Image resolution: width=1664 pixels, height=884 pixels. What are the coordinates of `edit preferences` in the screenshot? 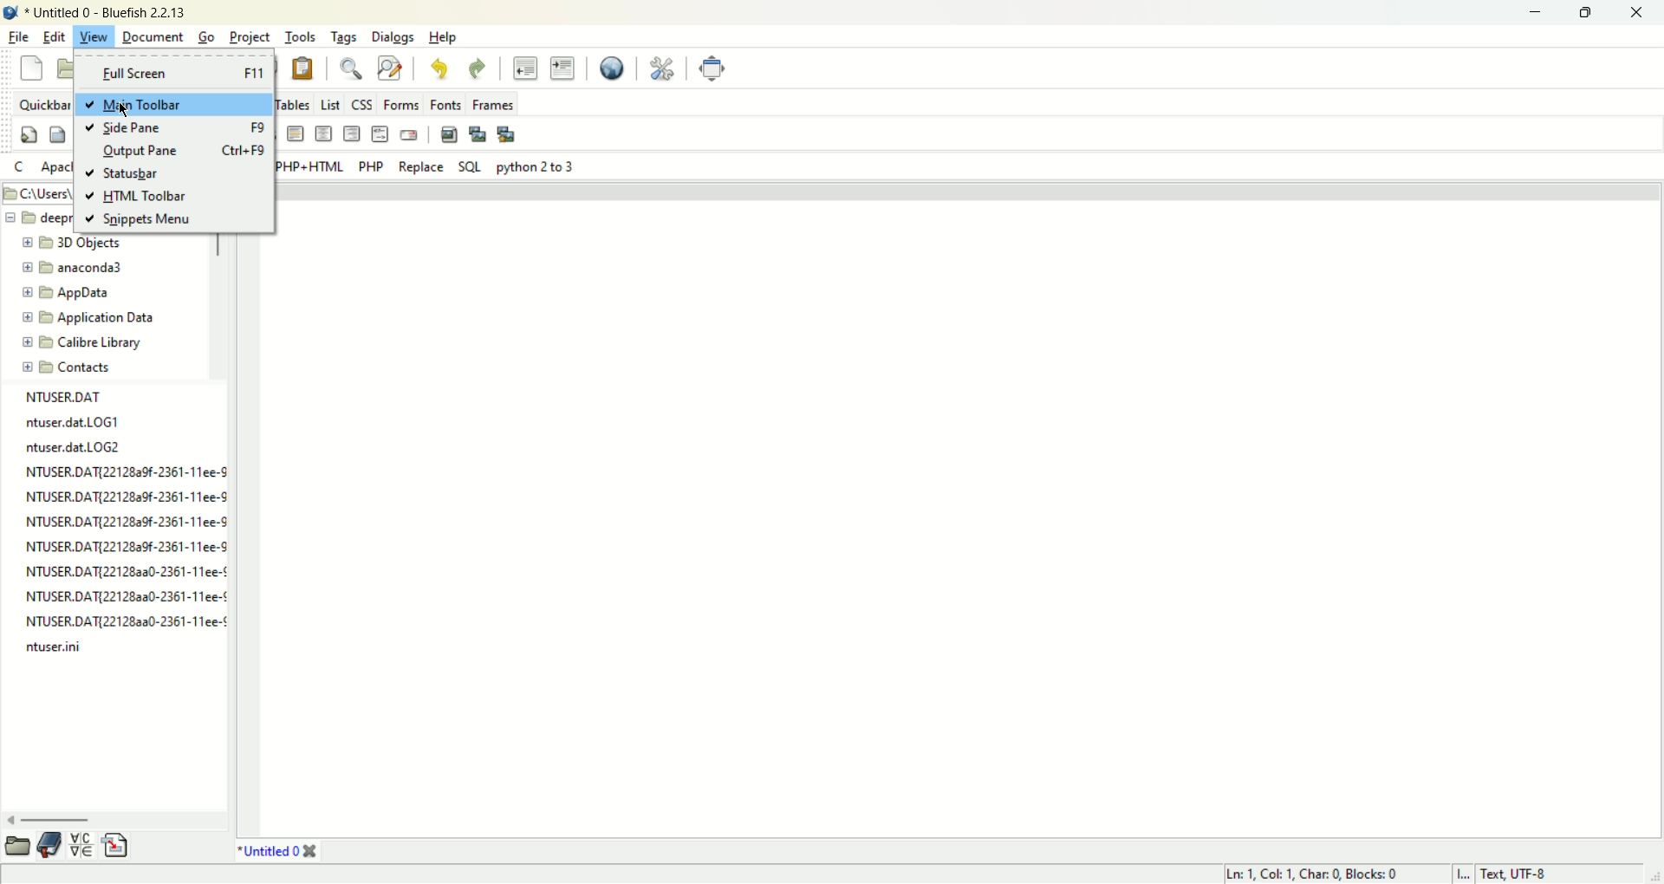 It's located at (660, 68).